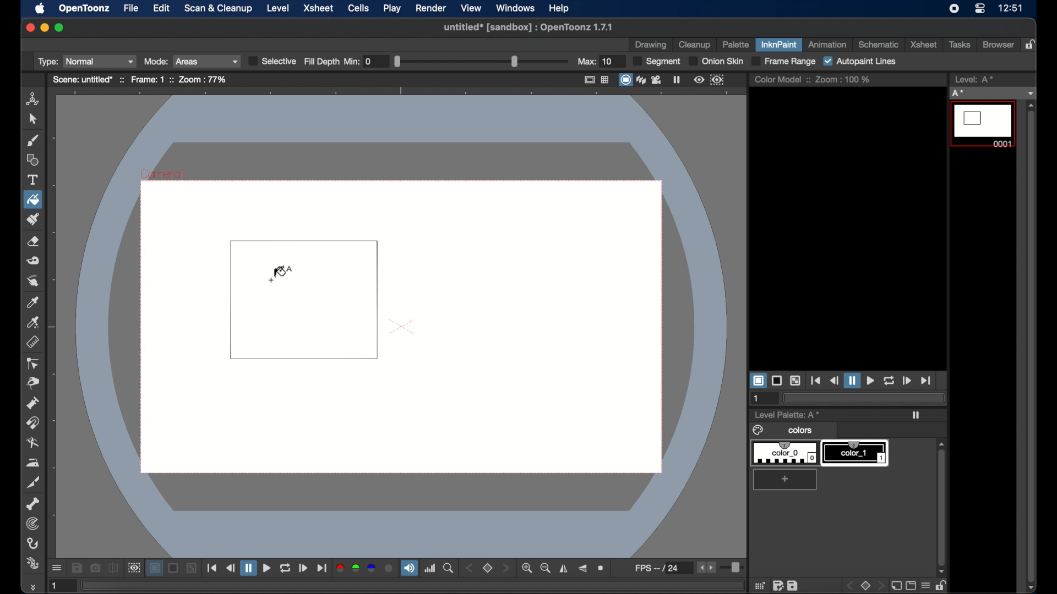 The height and width of the screenshot is (594, 1057). What do you see at coordinates (515, 8) in the screenshot?
I see `windows` at bounding box center [515, 8].